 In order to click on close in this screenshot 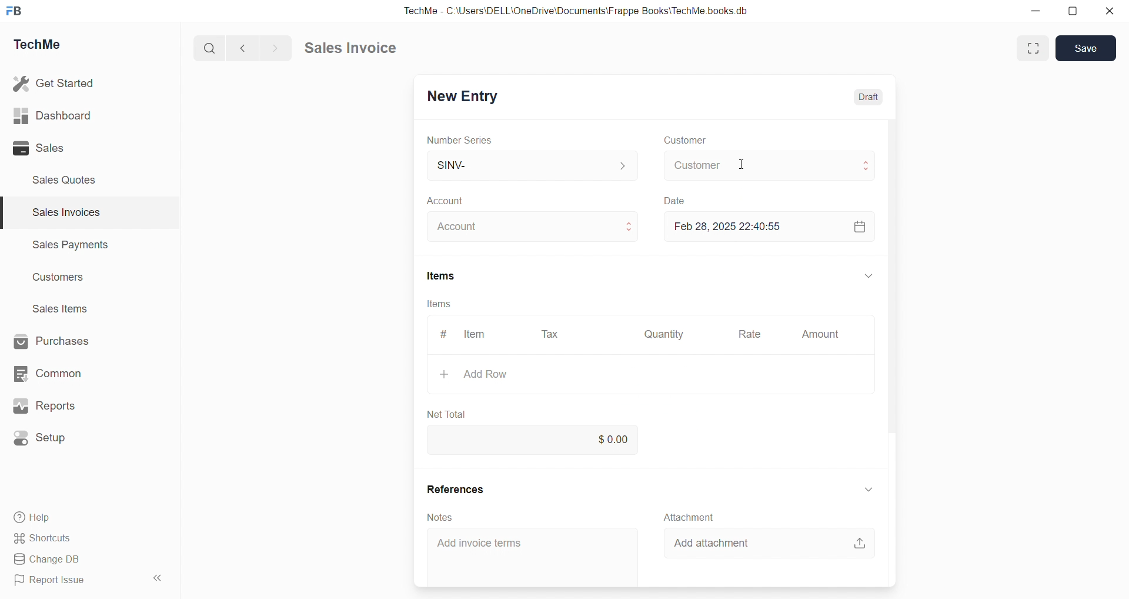, I will do `click(1110, 11)`.